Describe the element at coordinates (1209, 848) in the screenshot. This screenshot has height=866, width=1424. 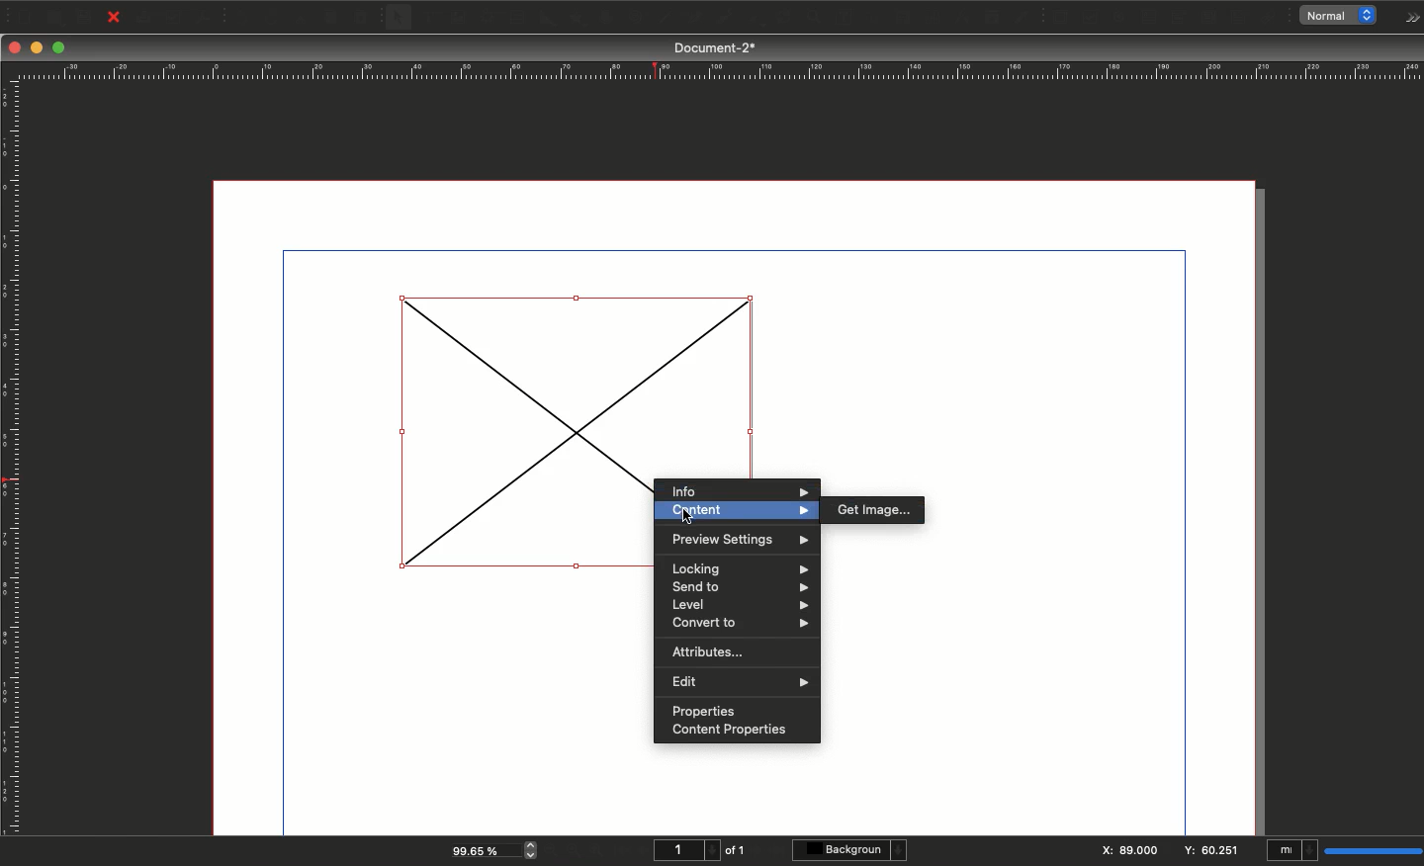
I see `y: 60.251` at that location.